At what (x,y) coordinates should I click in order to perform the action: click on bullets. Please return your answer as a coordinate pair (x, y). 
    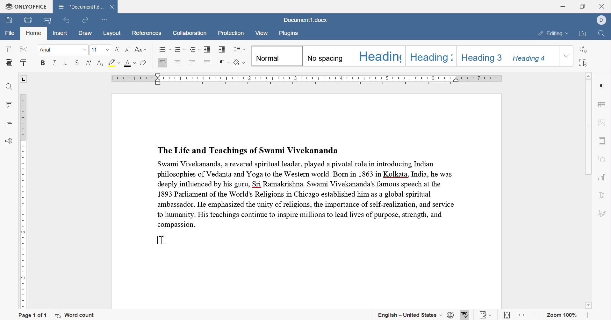
    Looking at the image, I should click on (165, 49).